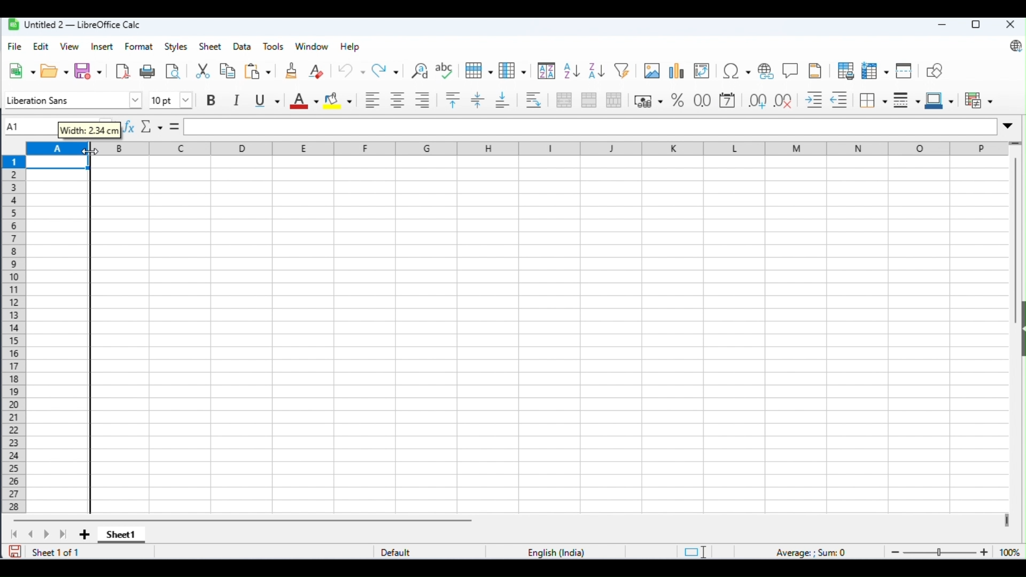 The width and height of the screenshot is (1026, 577). What do you see at coordinates (1006, 519) in the screenshot?
I see `drag to view next columns` at bounding box center [1006, 519].